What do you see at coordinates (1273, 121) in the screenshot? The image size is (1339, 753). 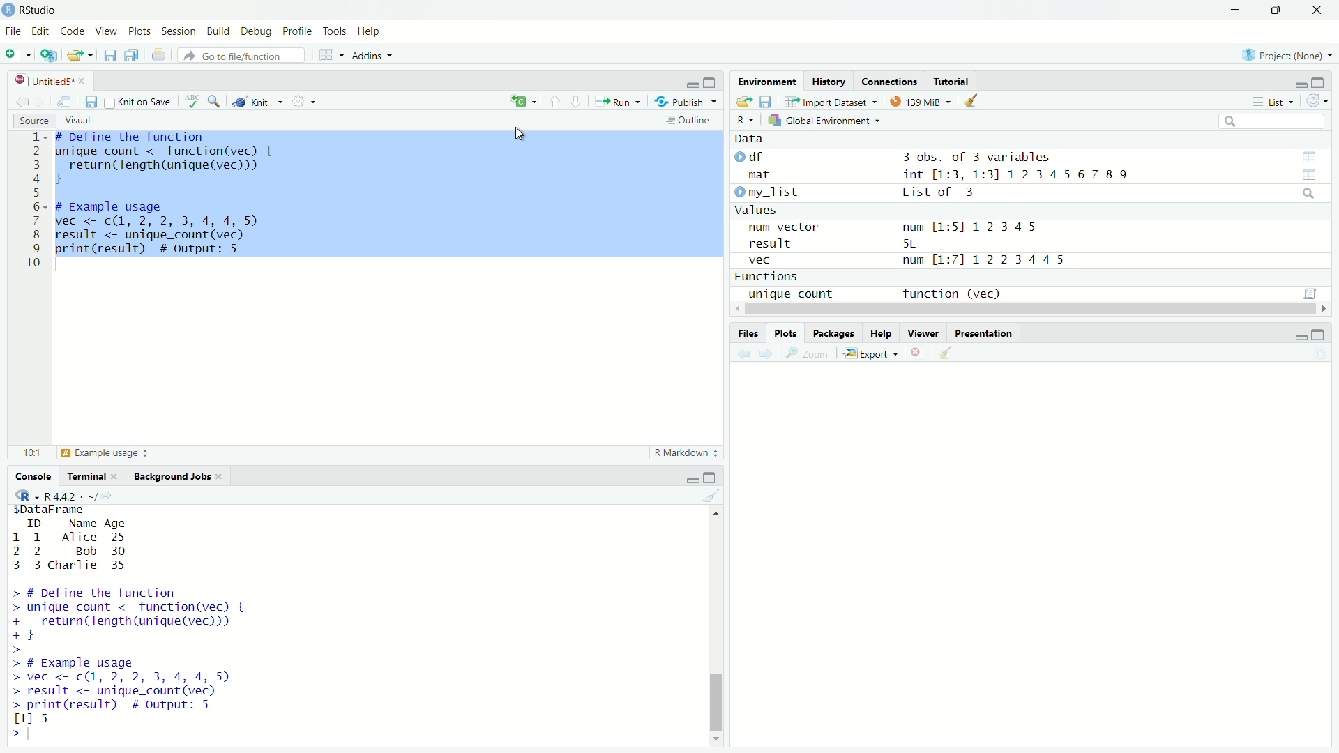 I see `search bar` at bounding box center [1273, 121].